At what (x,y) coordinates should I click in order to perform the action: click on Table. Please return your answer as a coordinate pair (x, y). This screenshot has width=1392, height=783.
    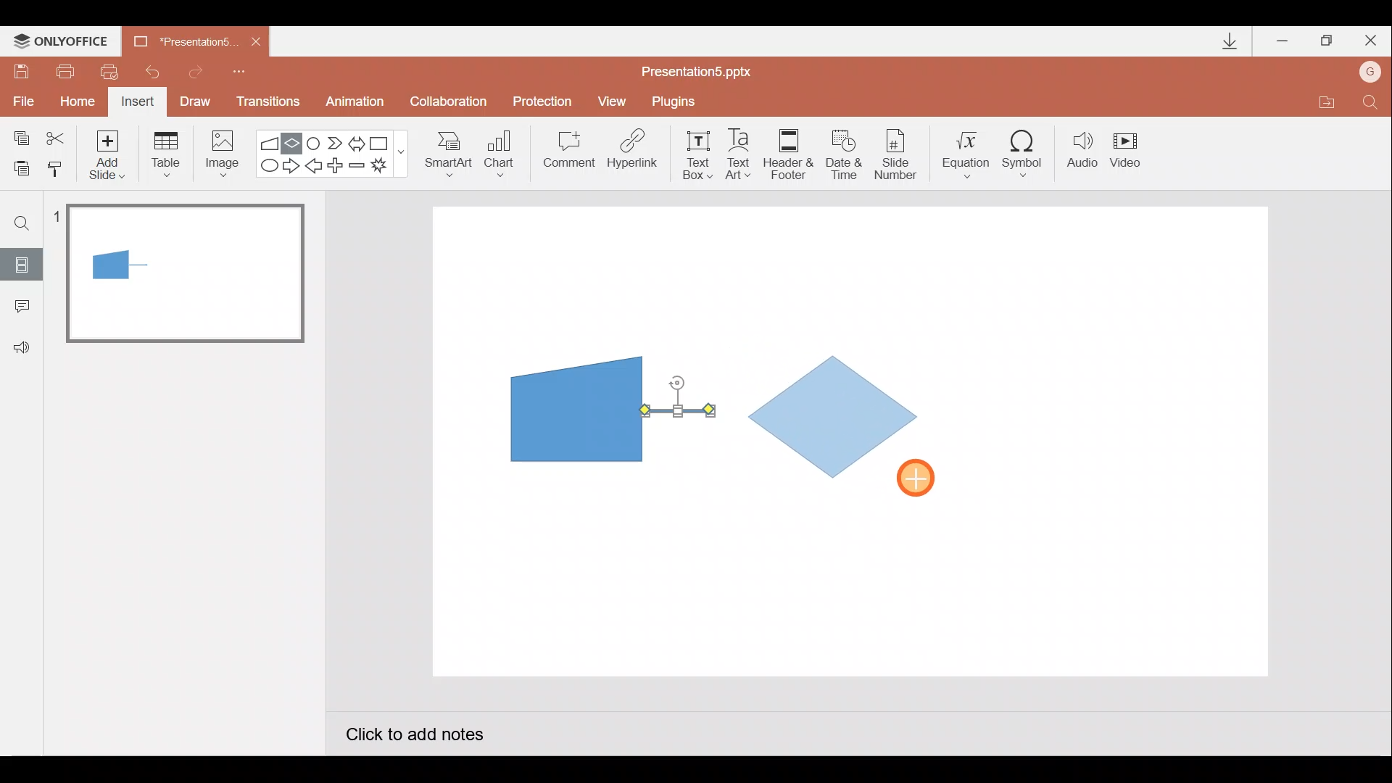
    Looking at the image, I should click on (165, 153).